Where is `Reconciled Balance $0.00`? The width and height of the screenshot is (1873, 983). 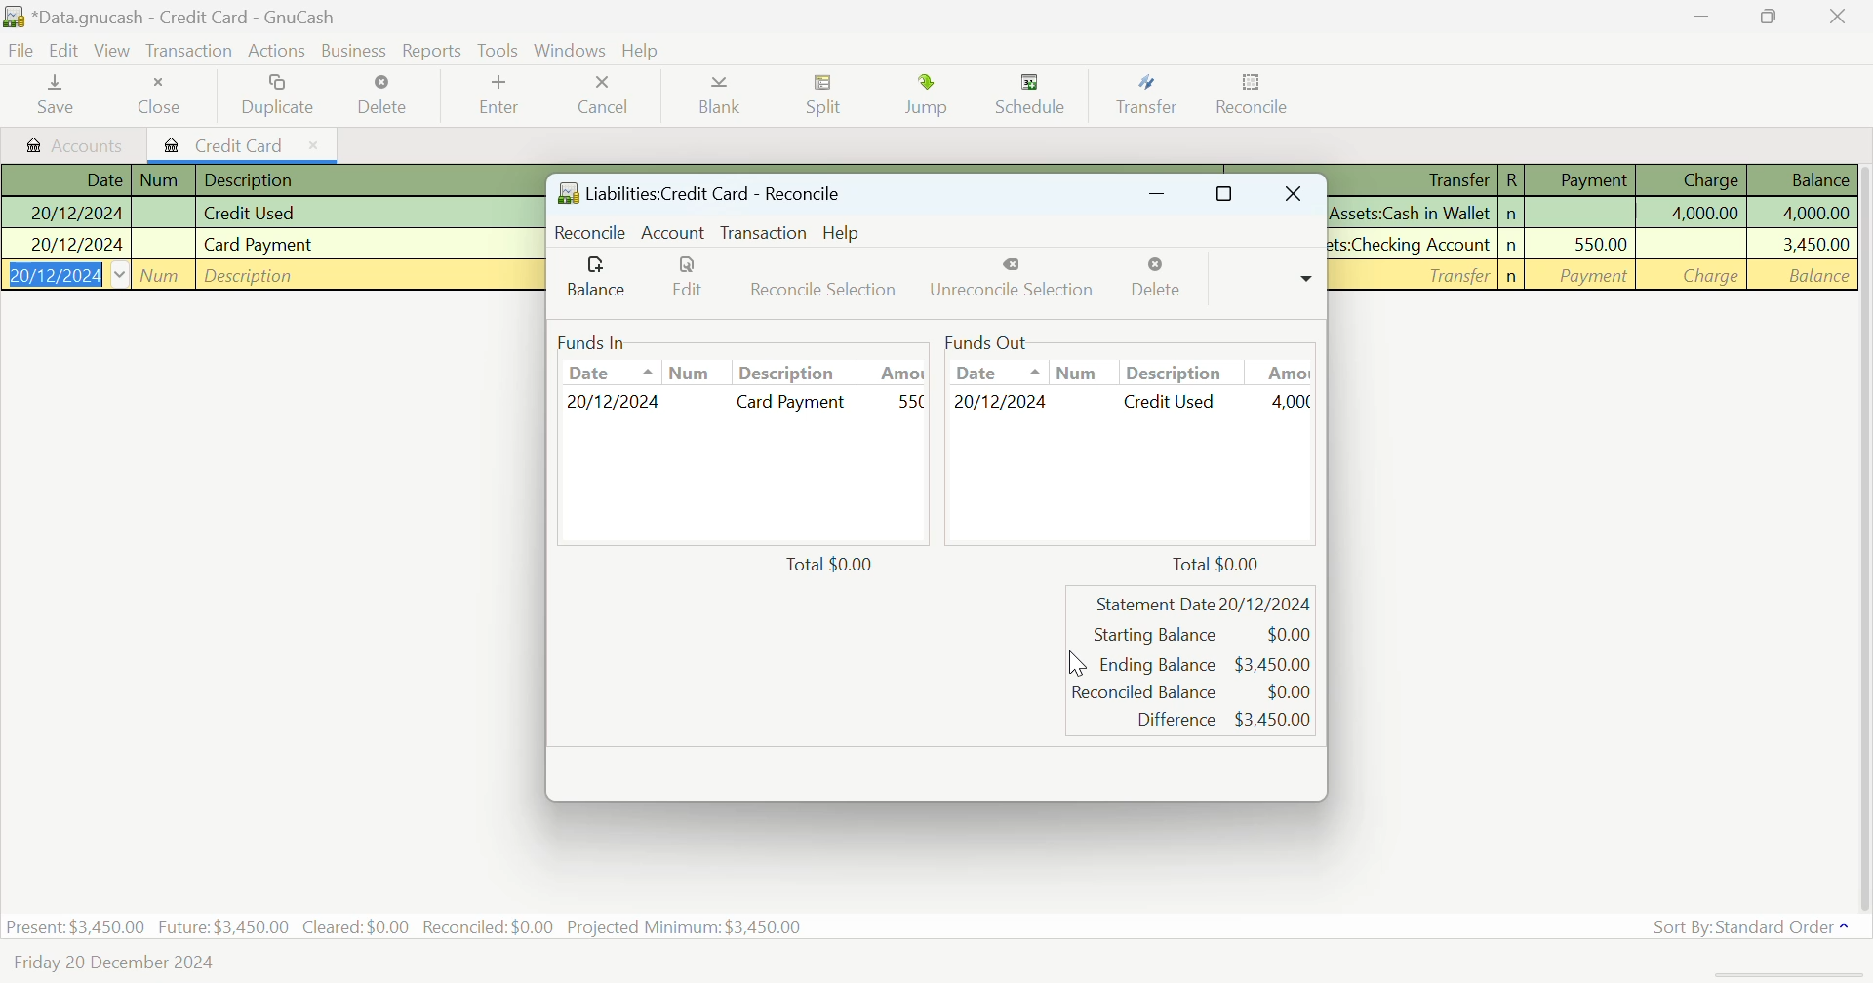 Reconciled Balance $0.00 is located at coordinates (1192, 691).